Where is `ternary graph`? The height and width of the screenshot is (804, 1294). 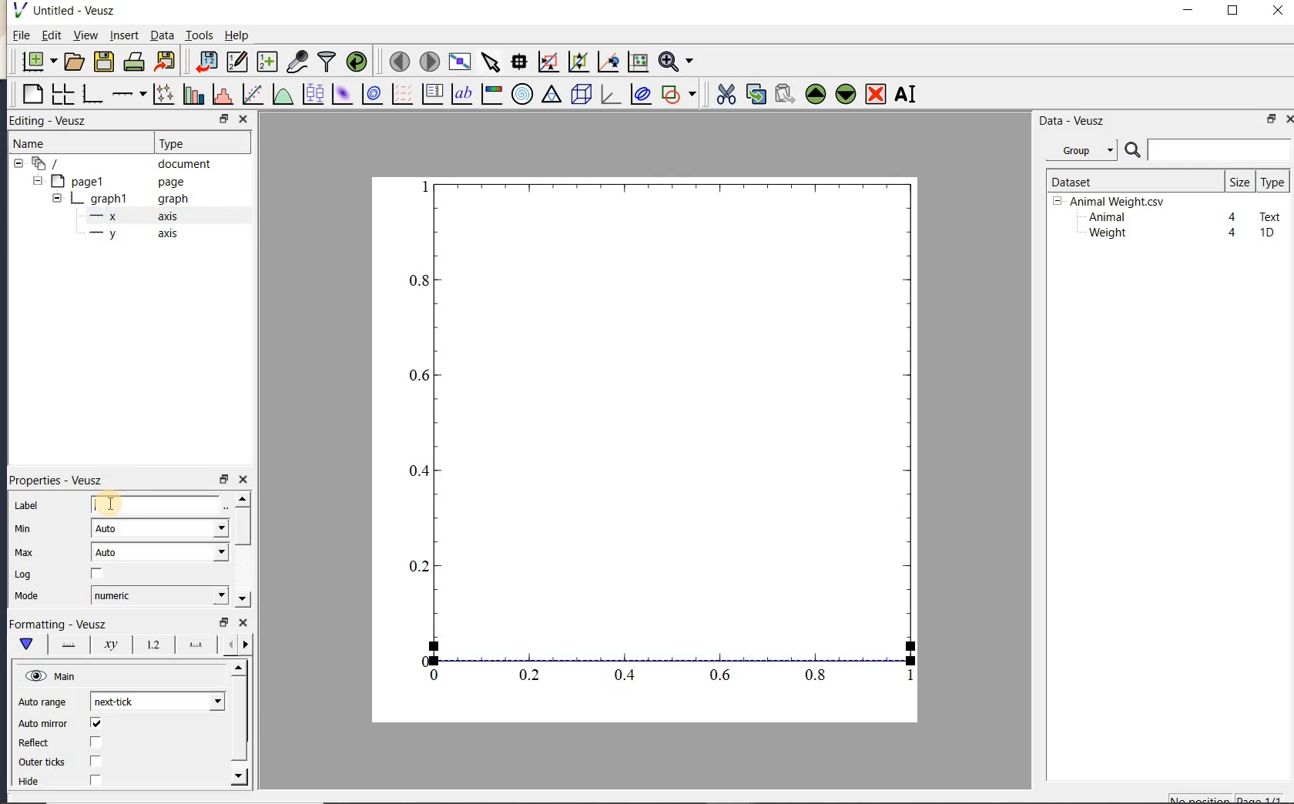 ternary graph is located at coordinates (551, 96).